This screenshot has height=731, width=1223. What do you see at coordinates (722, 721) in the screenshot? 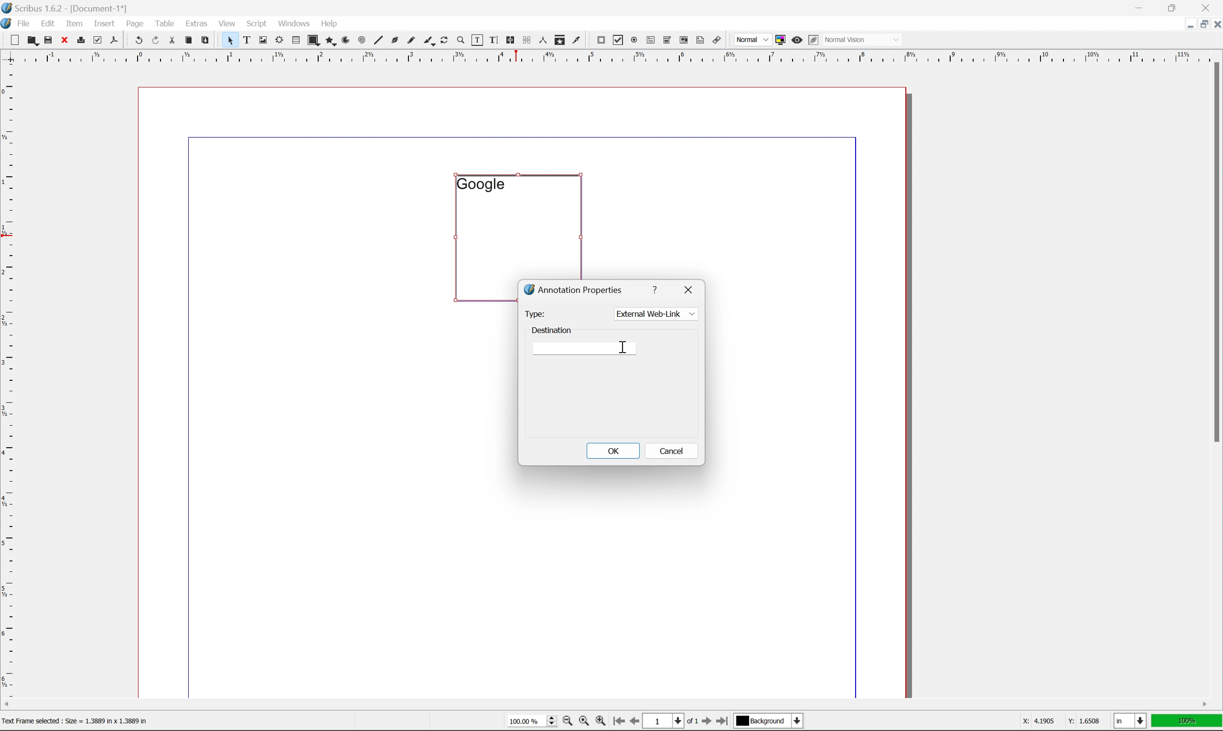
I see `go to last page` at bounding box center [722, 721].